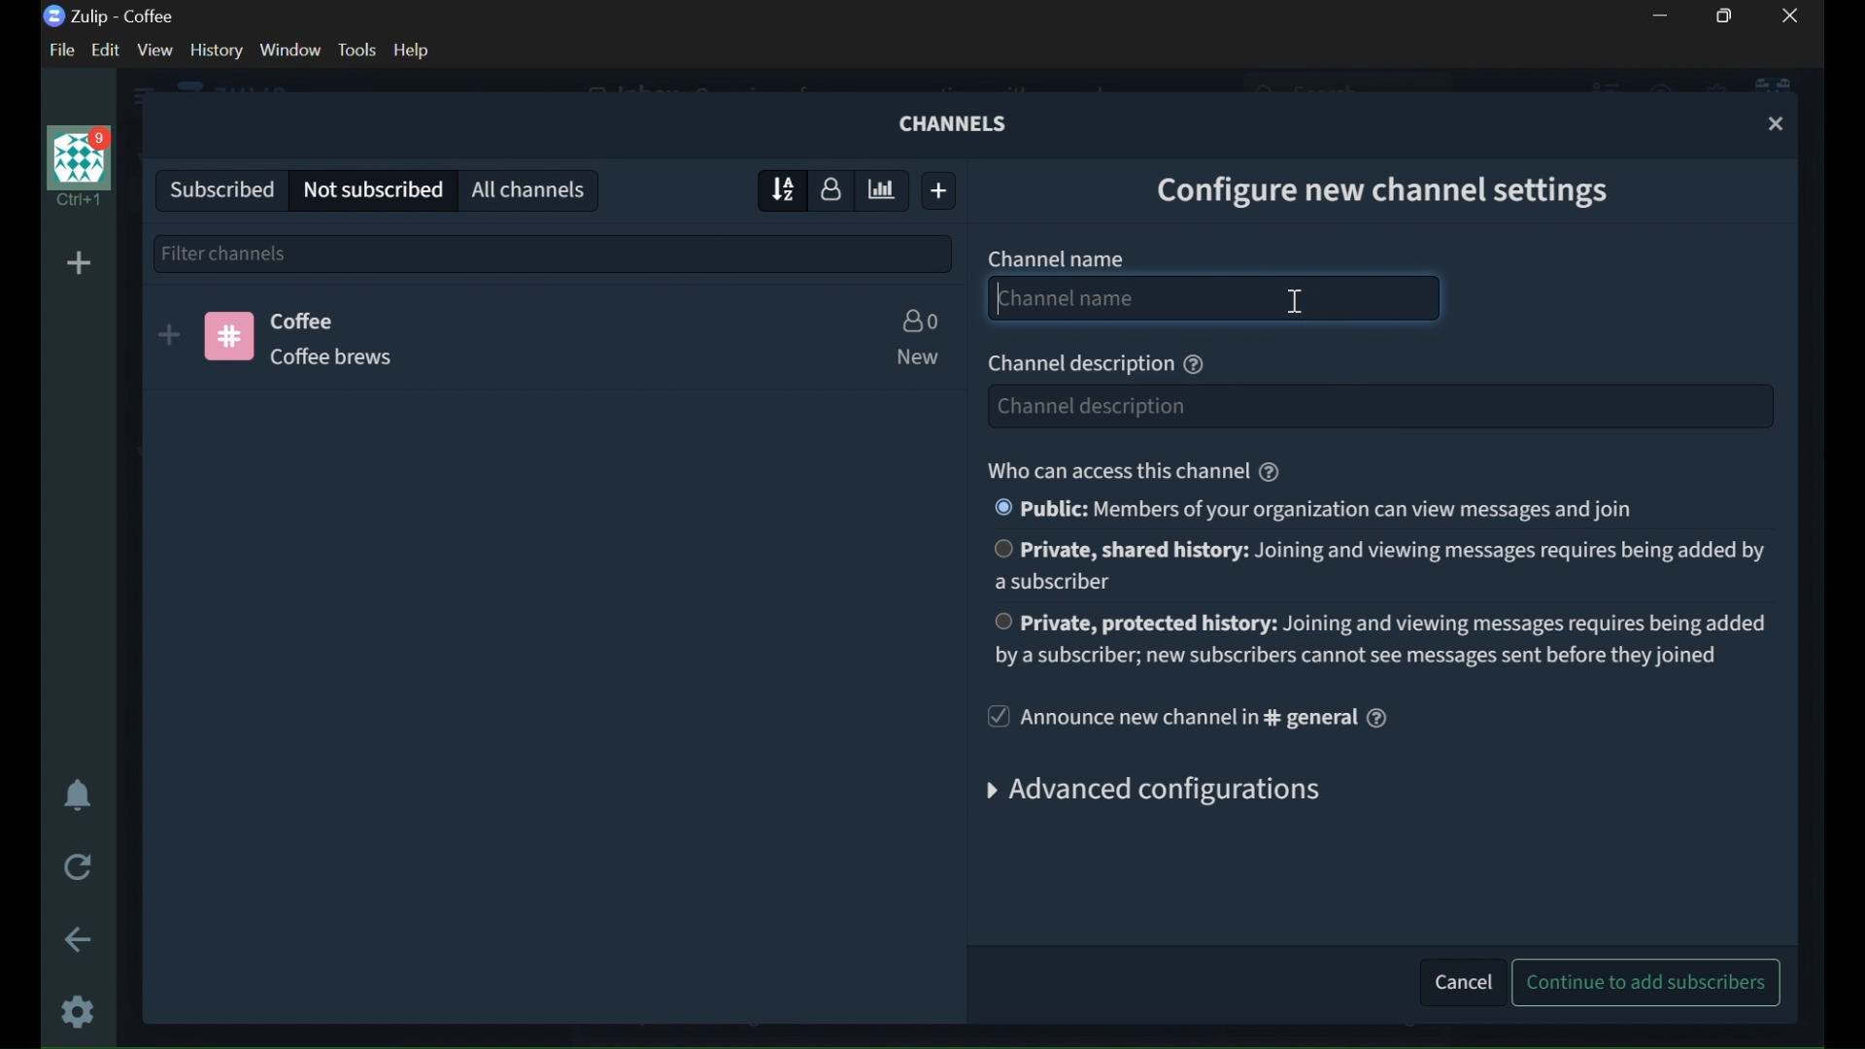  Describe the element at coordinates (531, 188) in the screenshot. I see `ALL CHANNELS` at that location.